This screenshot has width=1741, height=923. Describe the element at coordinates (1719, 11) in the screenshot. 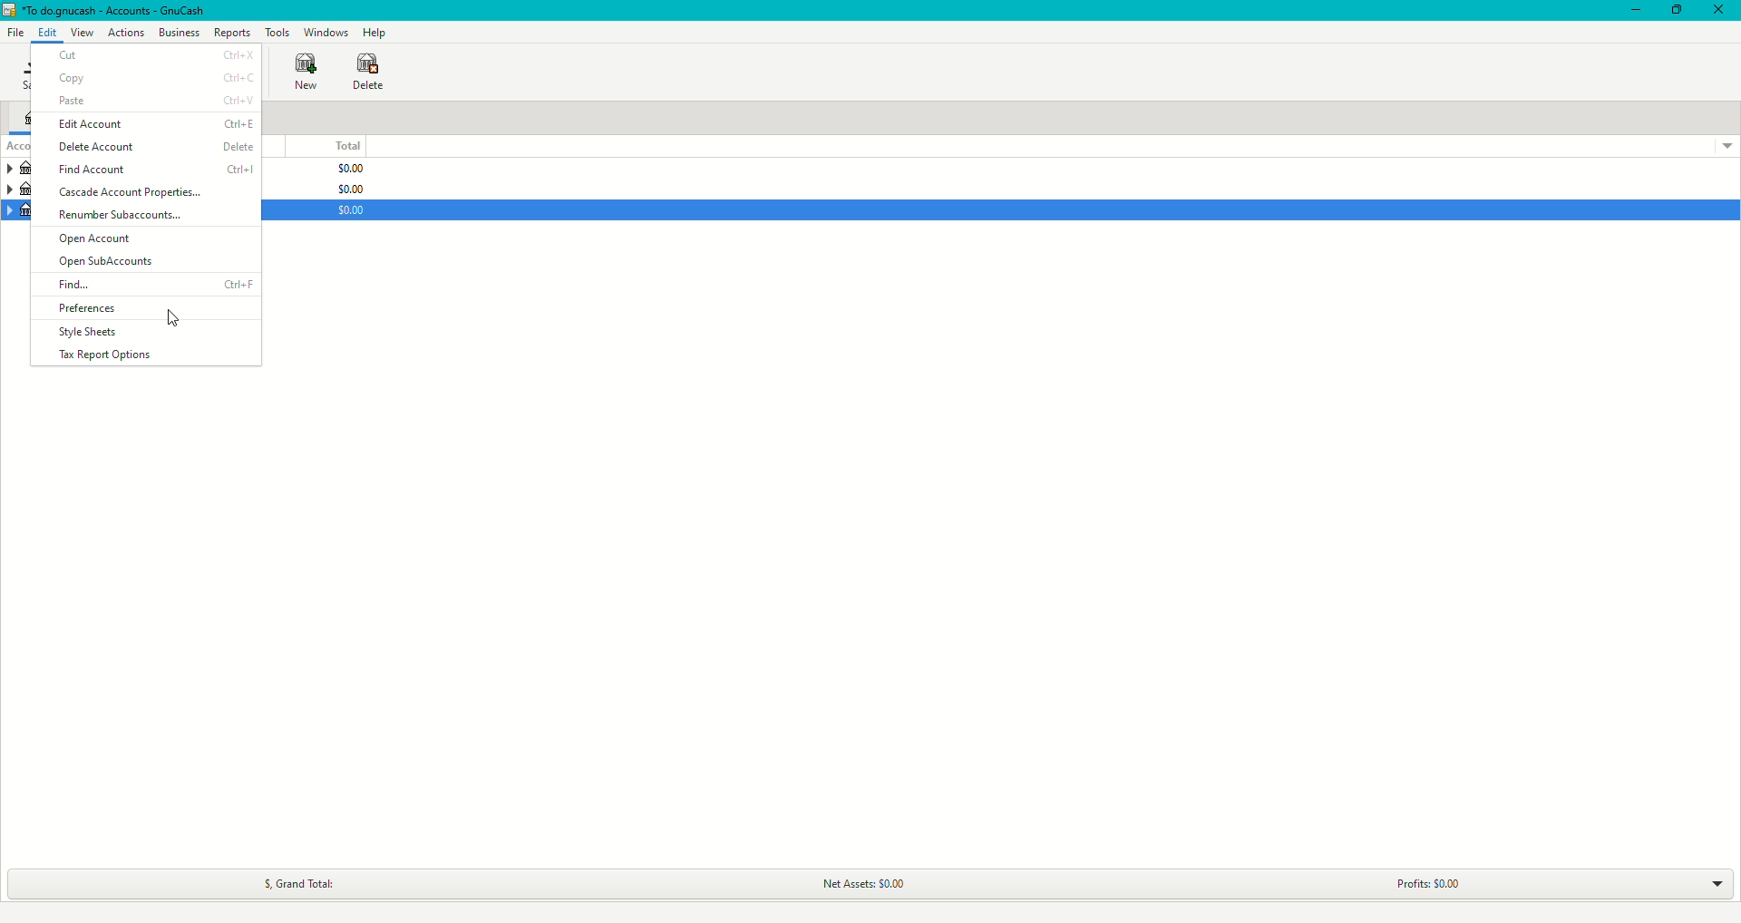

I see `Close` at that location.